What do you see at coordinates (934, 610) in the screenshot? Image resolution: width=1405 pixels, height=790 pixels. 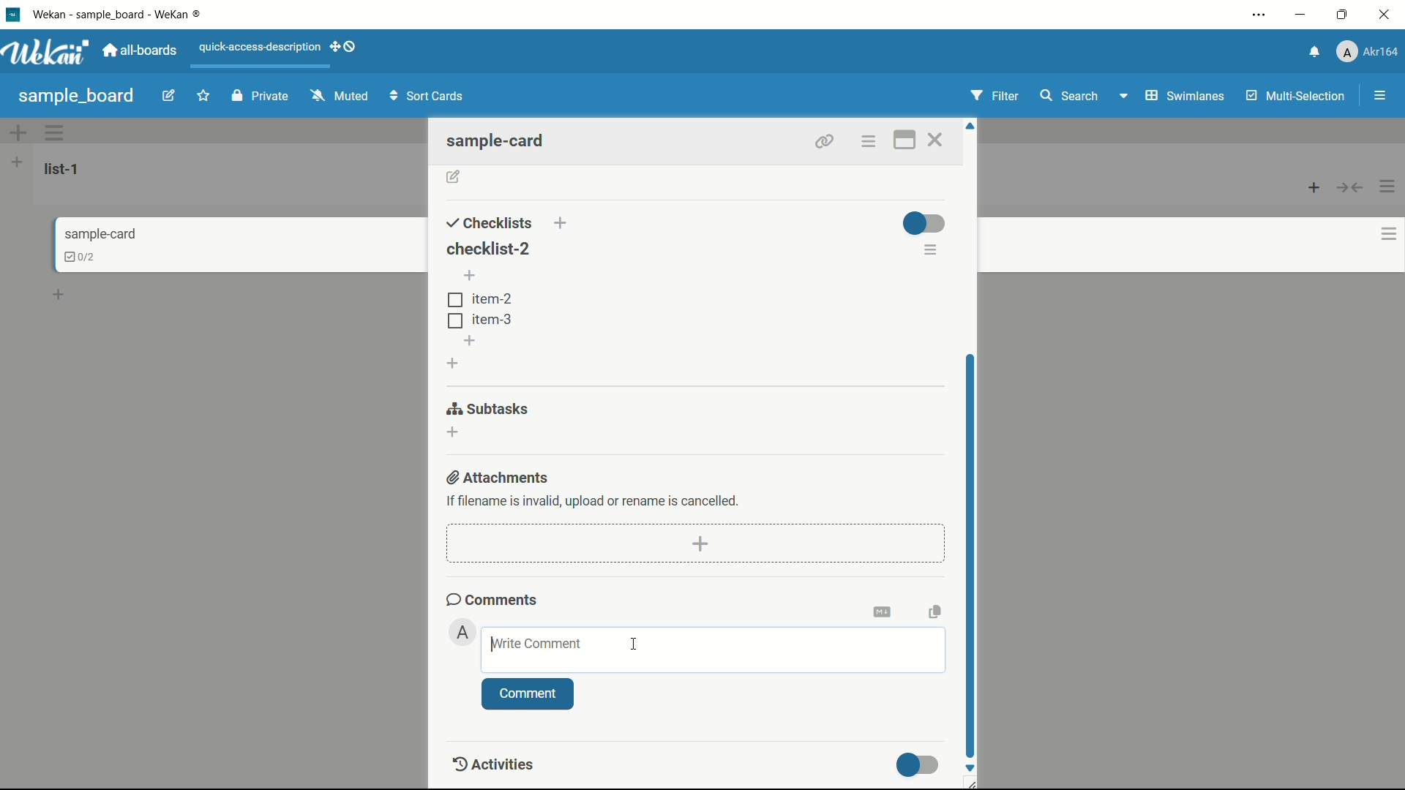 I see `copy text to clipboard` at bounding box center [934, 610].